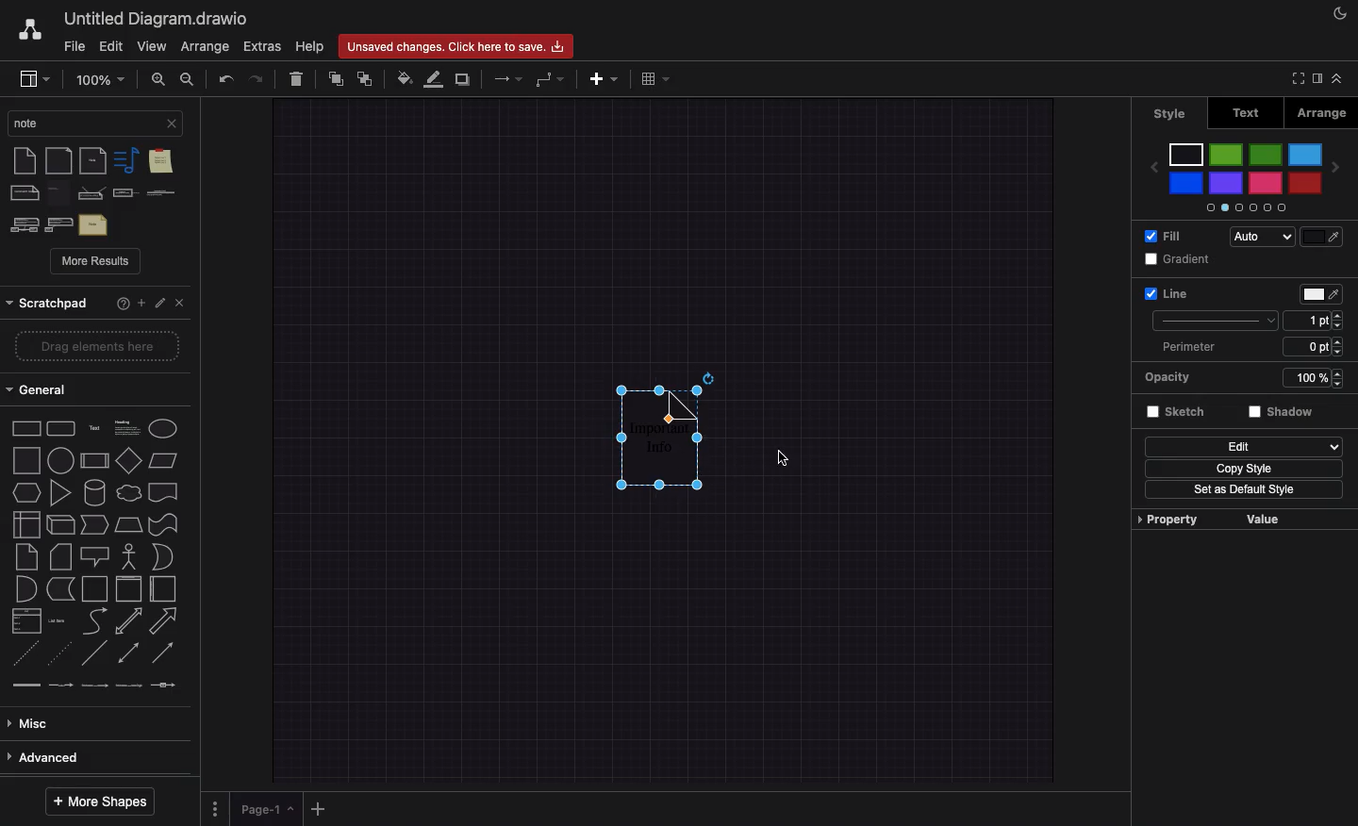 This screenshot has width=1358, height=826. I want to click on callout, so click(93, 555).